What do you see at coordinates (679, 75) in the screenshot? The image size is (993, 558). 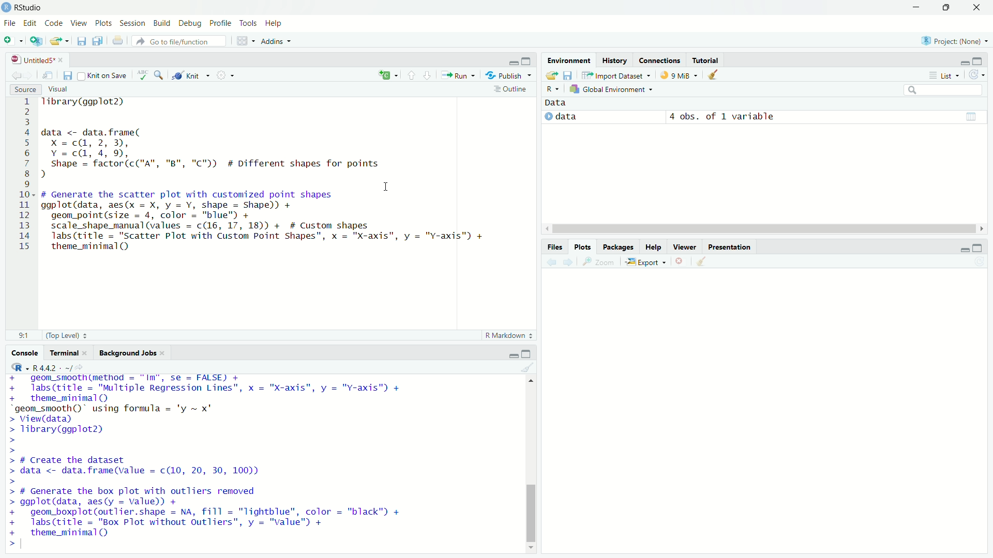 I see `9 MiB` at bounding box center [679, 75].